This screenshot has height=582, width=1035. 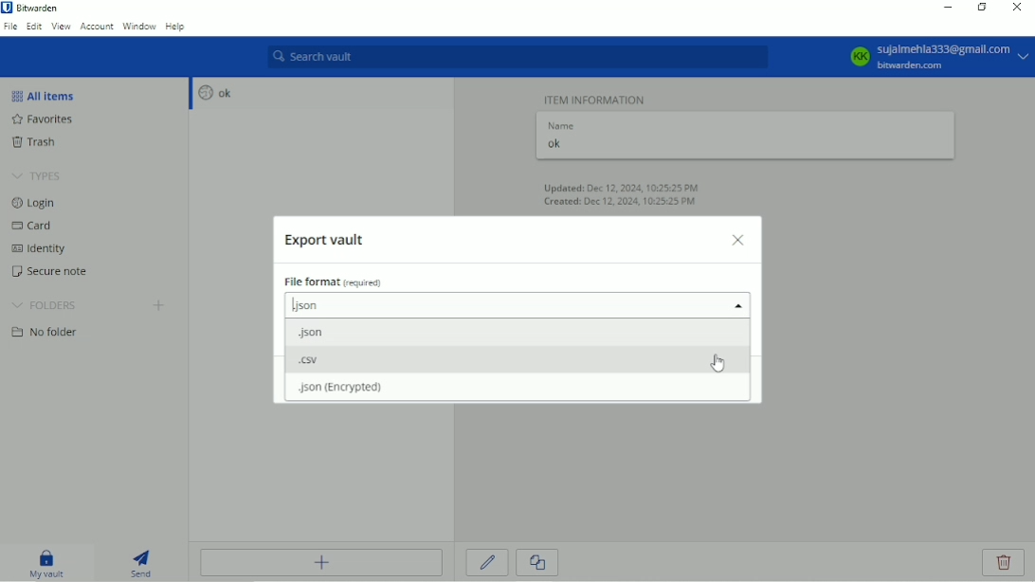 I want to click on Item information, so click(x=596, y=98).